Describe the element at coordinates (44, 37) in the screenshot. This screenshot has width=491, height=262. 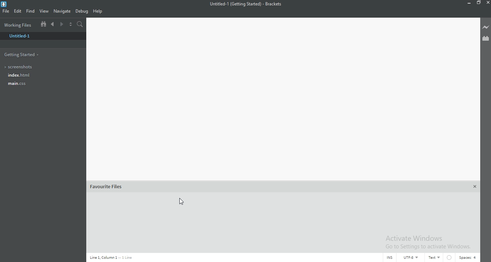
I see `untitled` at that location.